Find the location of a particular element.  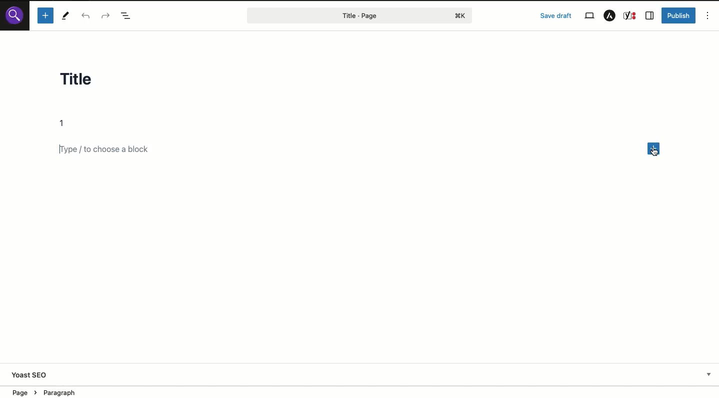

View is located at coordinates (589, 16).